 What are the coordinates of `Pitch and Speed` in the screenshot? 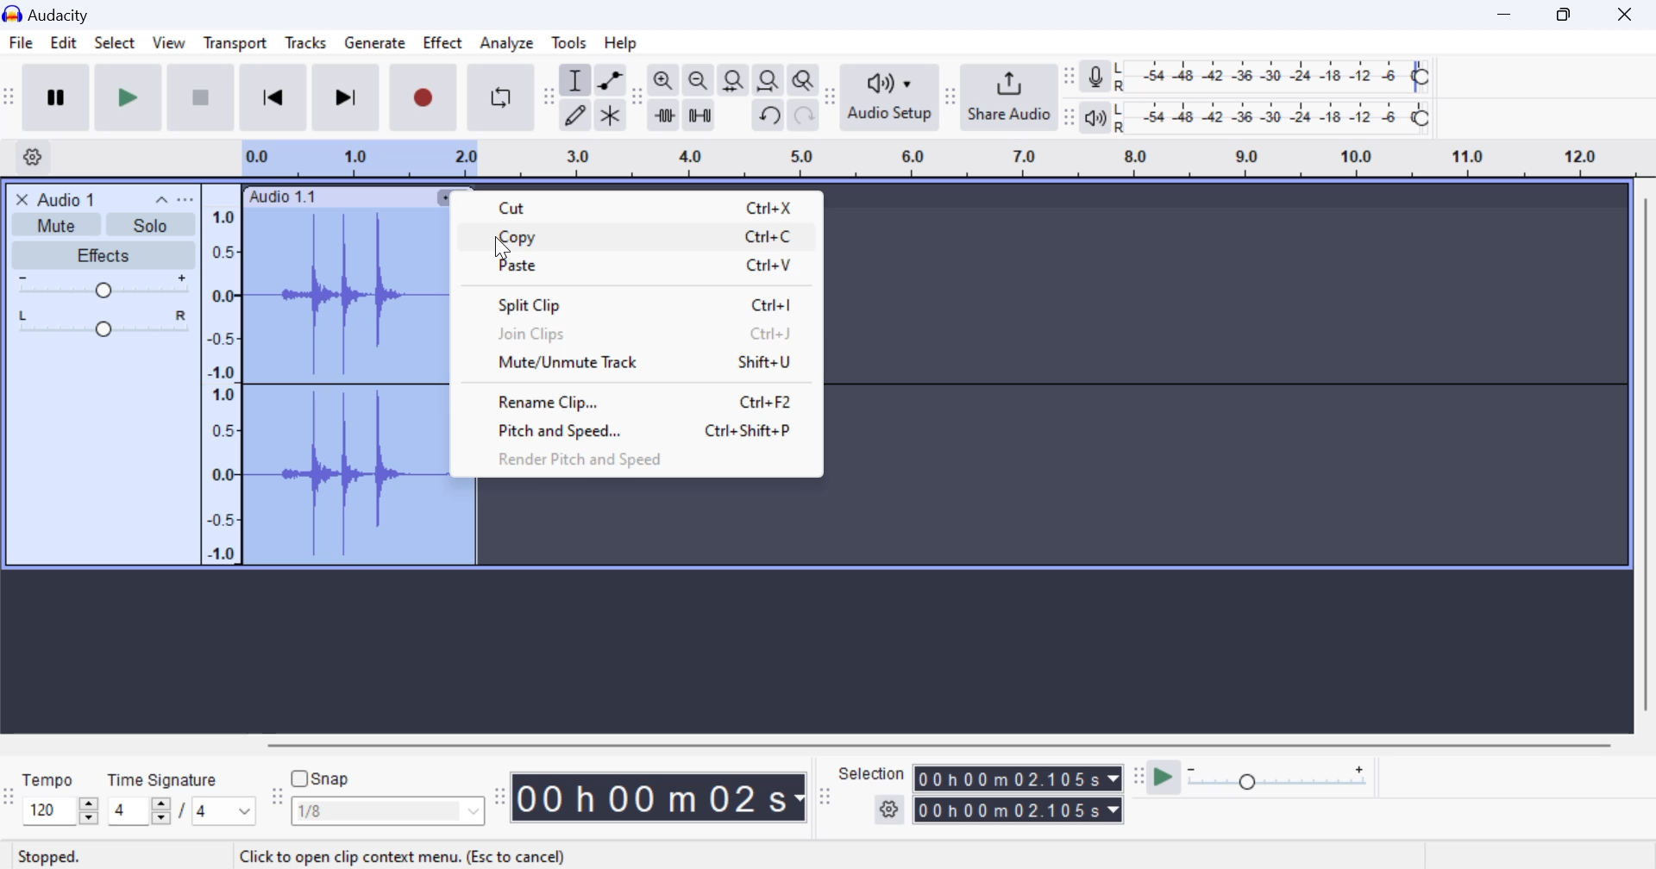 It's located at (627, 430).